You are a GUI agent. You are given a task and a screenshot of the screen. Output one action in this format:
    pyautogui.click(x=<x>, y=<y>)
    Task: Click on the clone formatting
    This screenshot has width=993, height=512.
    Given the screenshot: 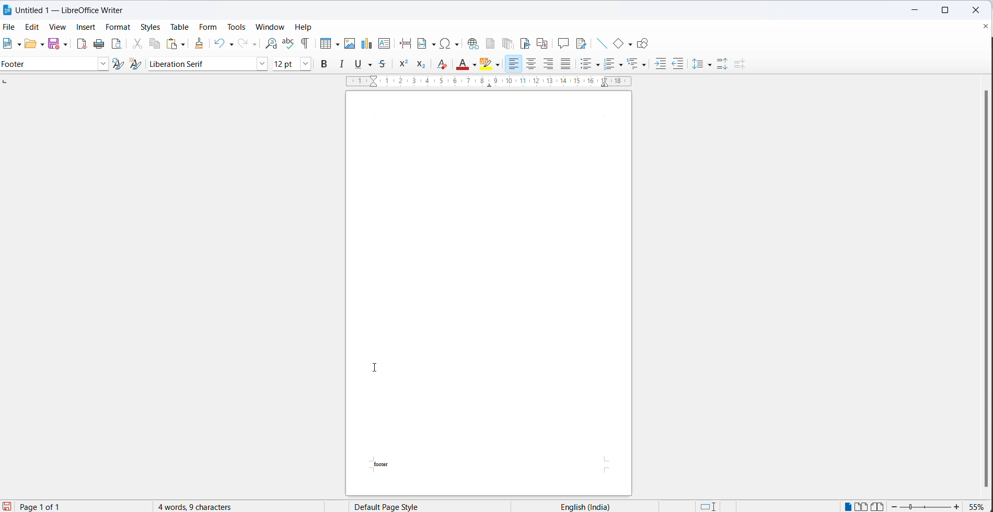 What is the action you would take?
    pyautogui.click(x=200, y=43)
    